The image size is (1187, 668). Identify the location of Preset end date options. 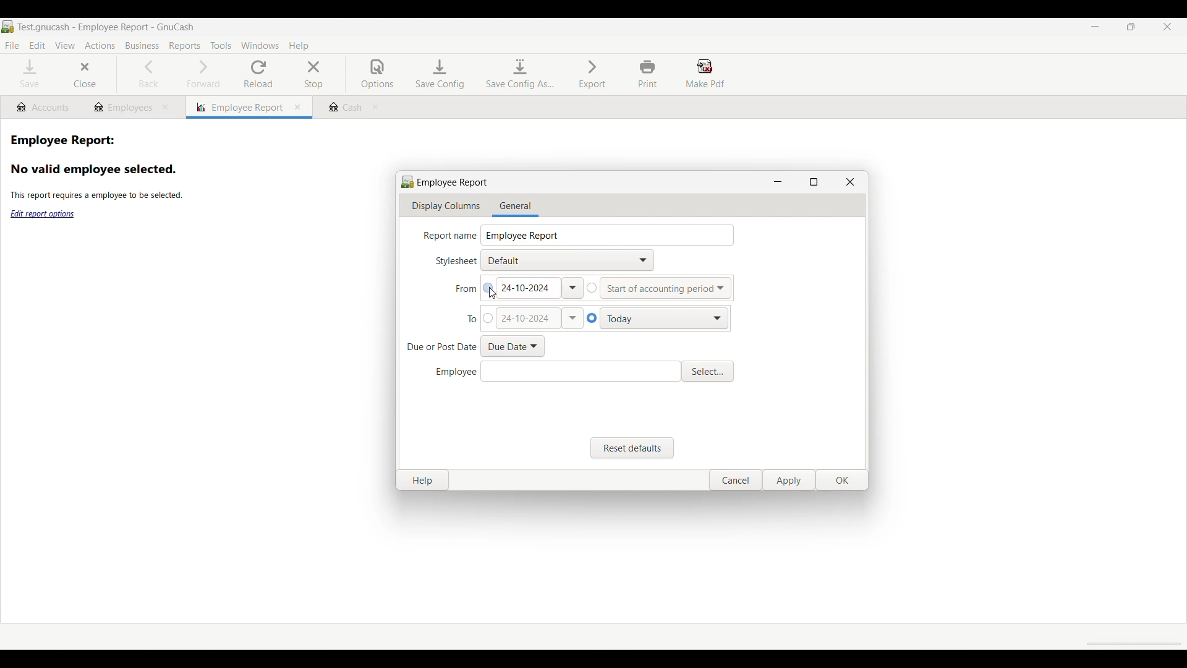
(665, 319).